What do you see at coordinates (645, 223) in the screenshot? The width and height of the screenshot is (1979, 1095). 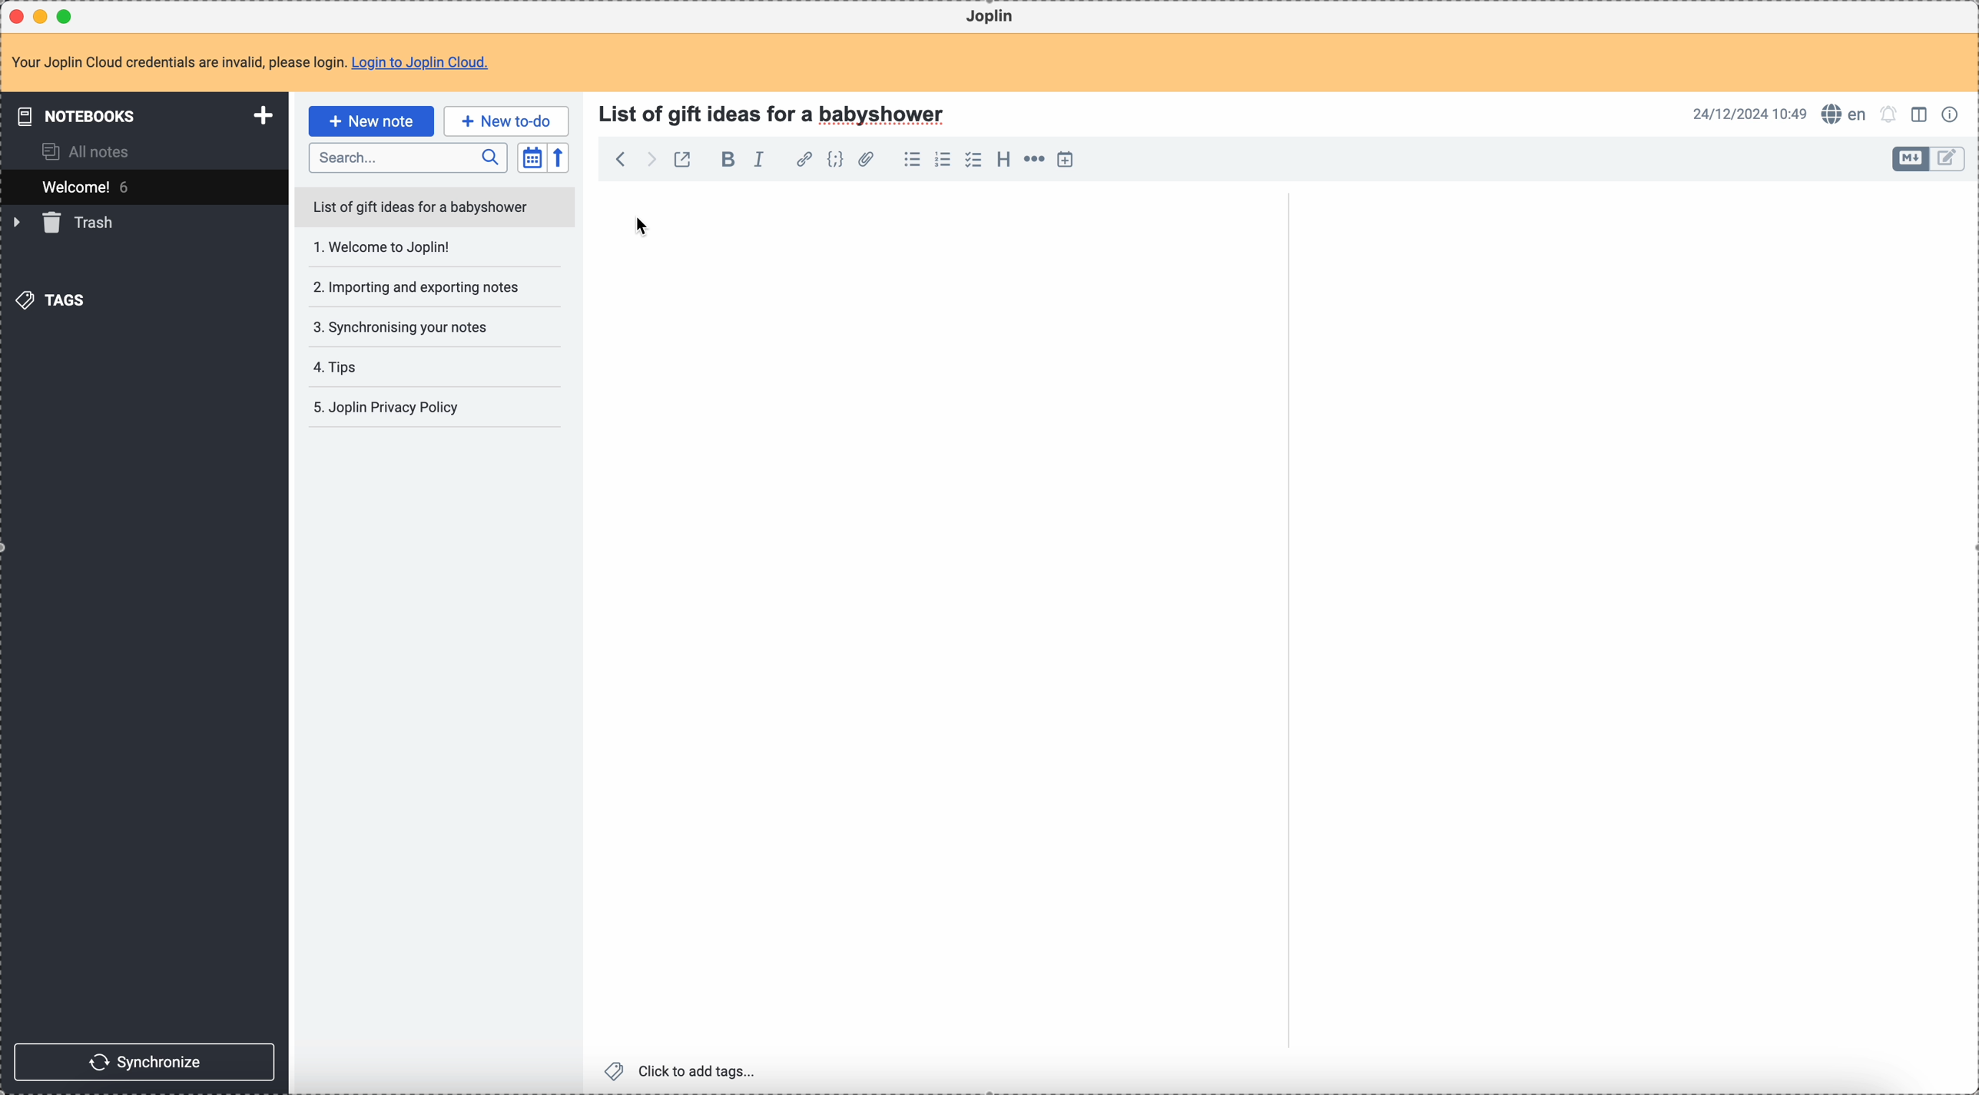 I see `cursor` at bounding box center [645, 223].